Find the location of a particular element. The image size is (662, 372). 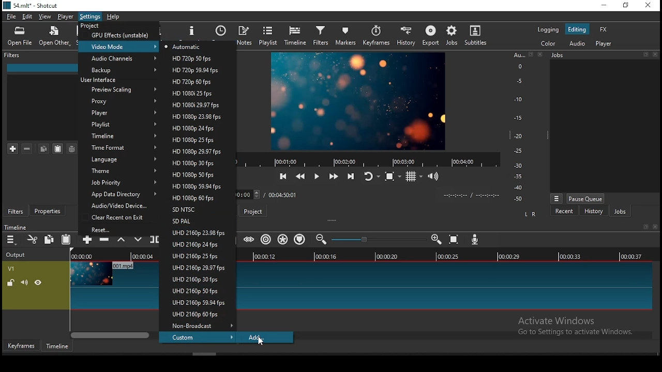

play quickly backwards is located at coordinates (301, 175).